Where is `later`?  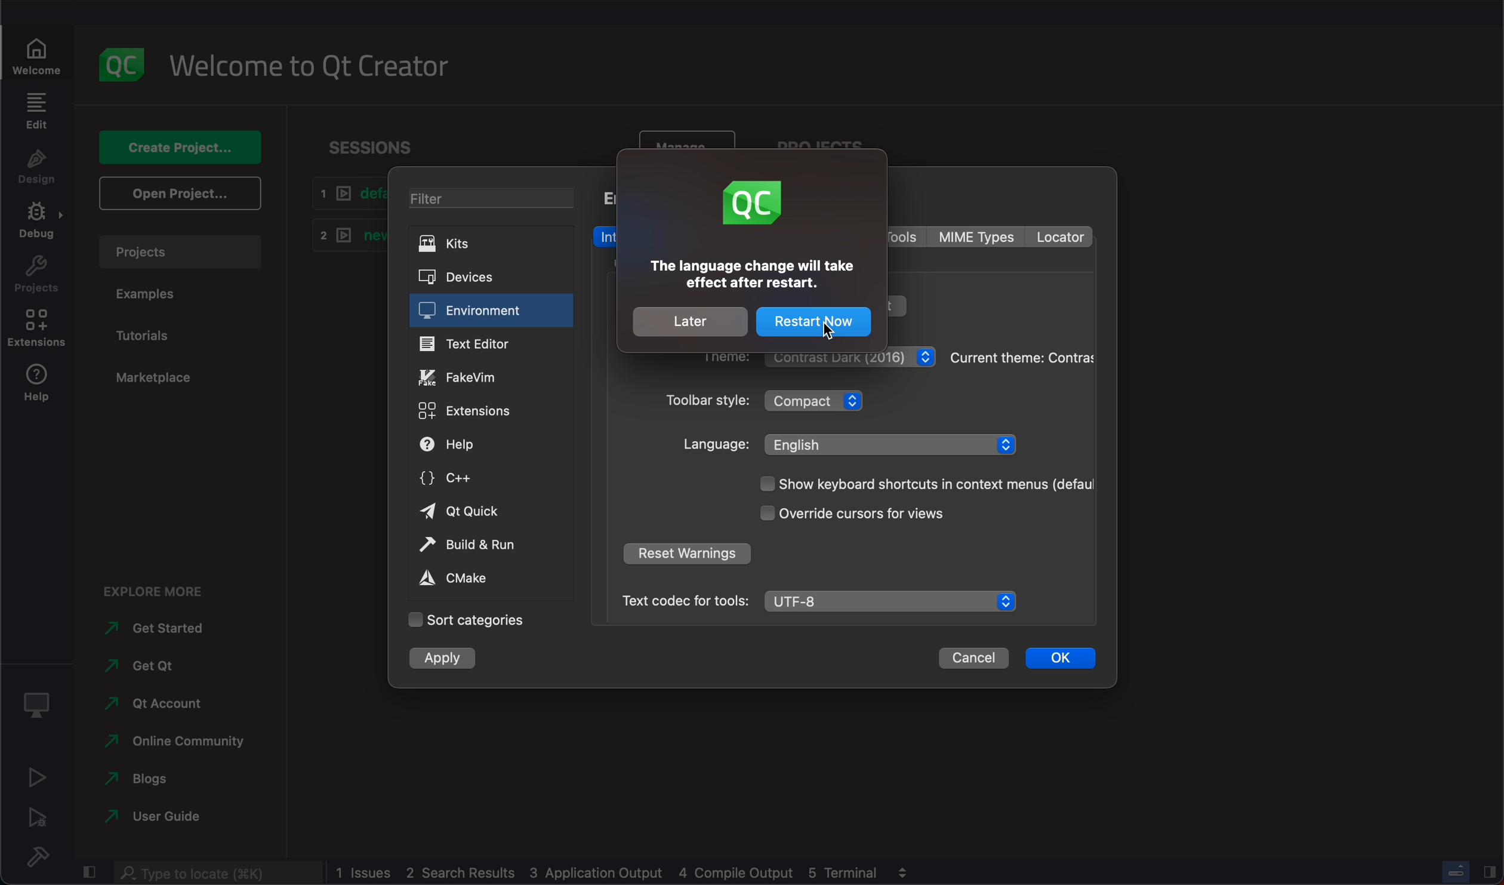
later is located at coordinates (692, 322).